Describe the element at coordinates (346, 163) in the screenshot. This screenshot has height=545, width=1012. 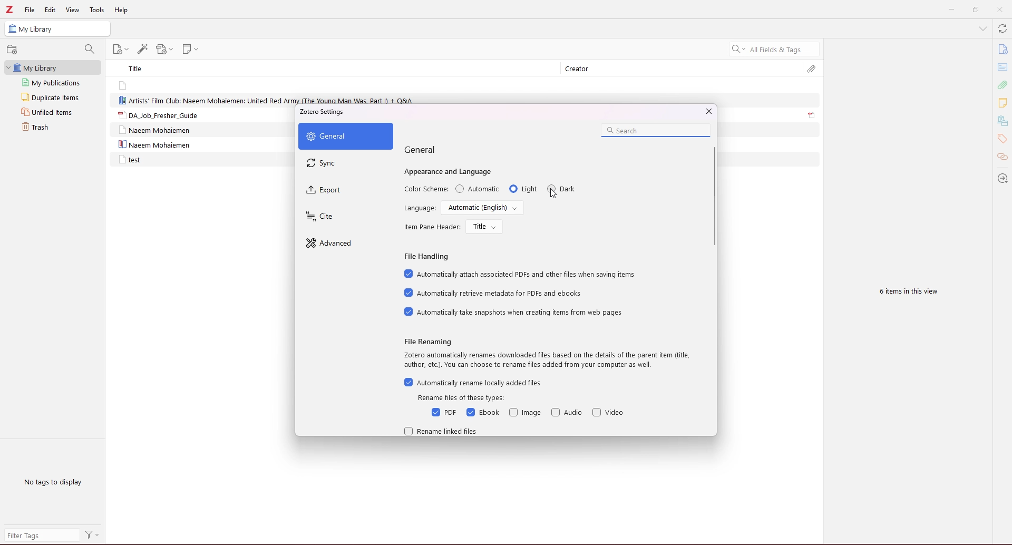
I see `sync` at that location.